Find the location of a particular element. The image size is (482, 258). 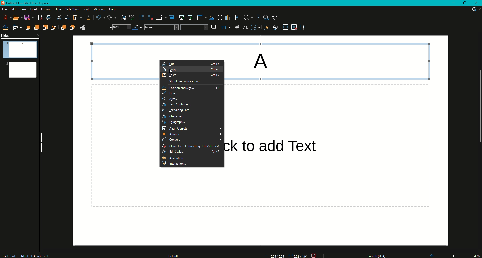

Interaction is located at coordinates (192, 164).